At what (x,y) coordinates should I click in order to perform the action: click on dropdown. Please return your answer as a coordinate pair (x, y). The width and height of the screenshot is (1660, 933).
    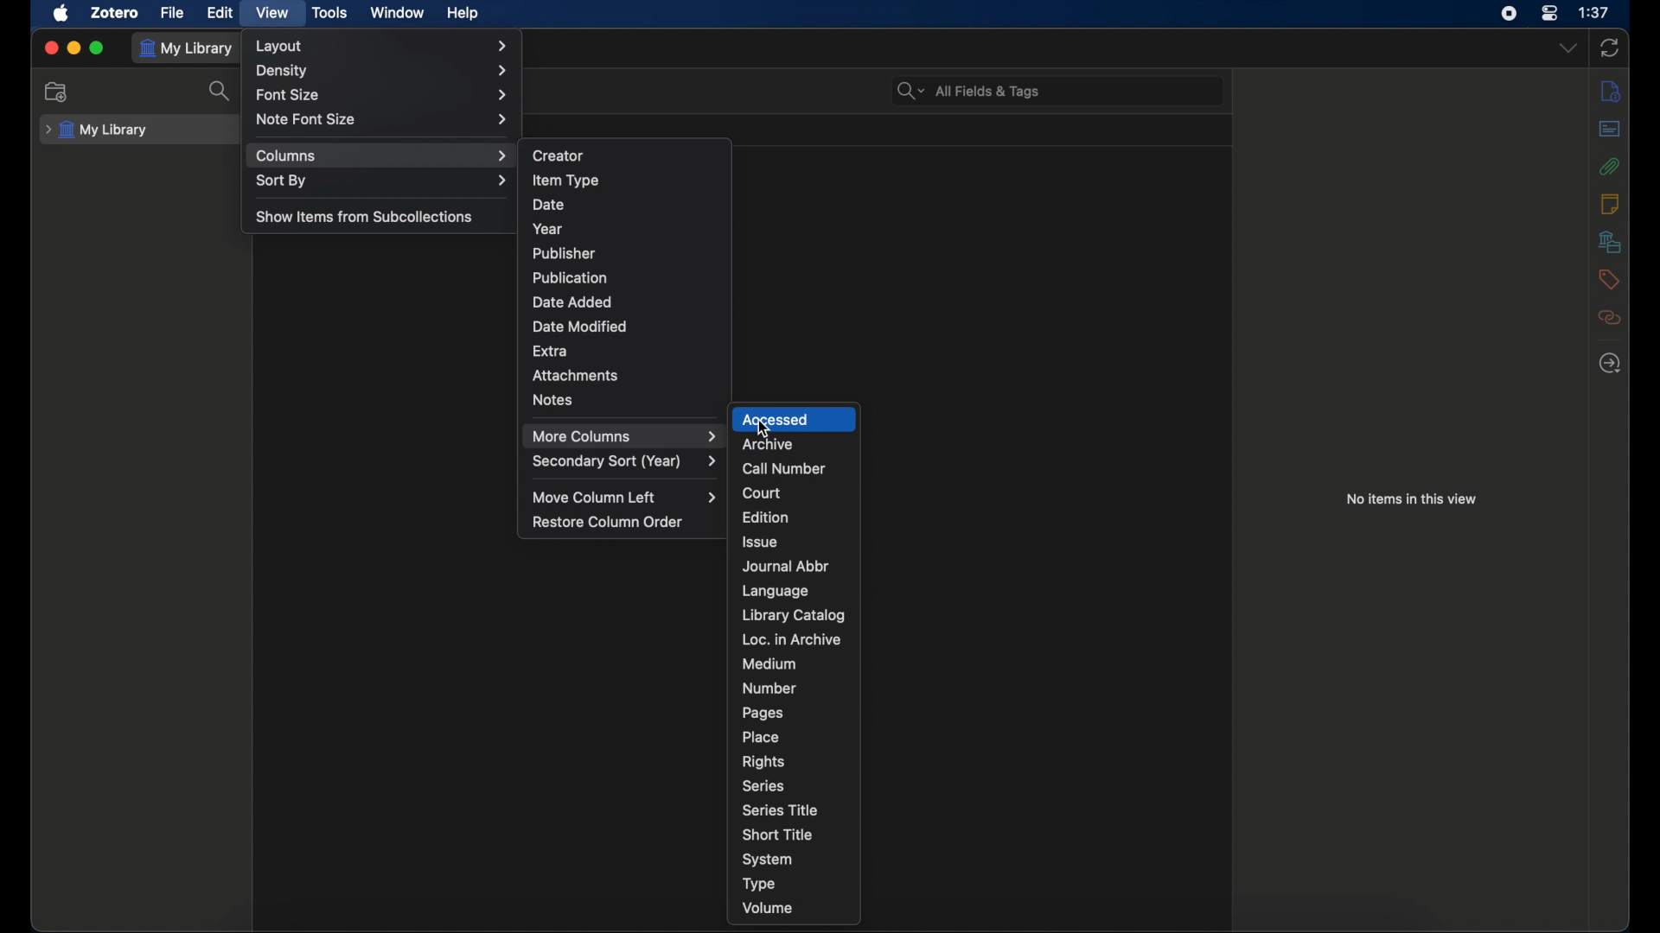
    Looking at the image, I should click on (1567, 48).